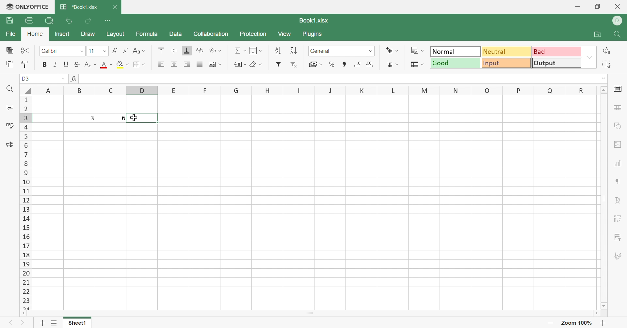  I want to click on Number format, so click(341, 51).